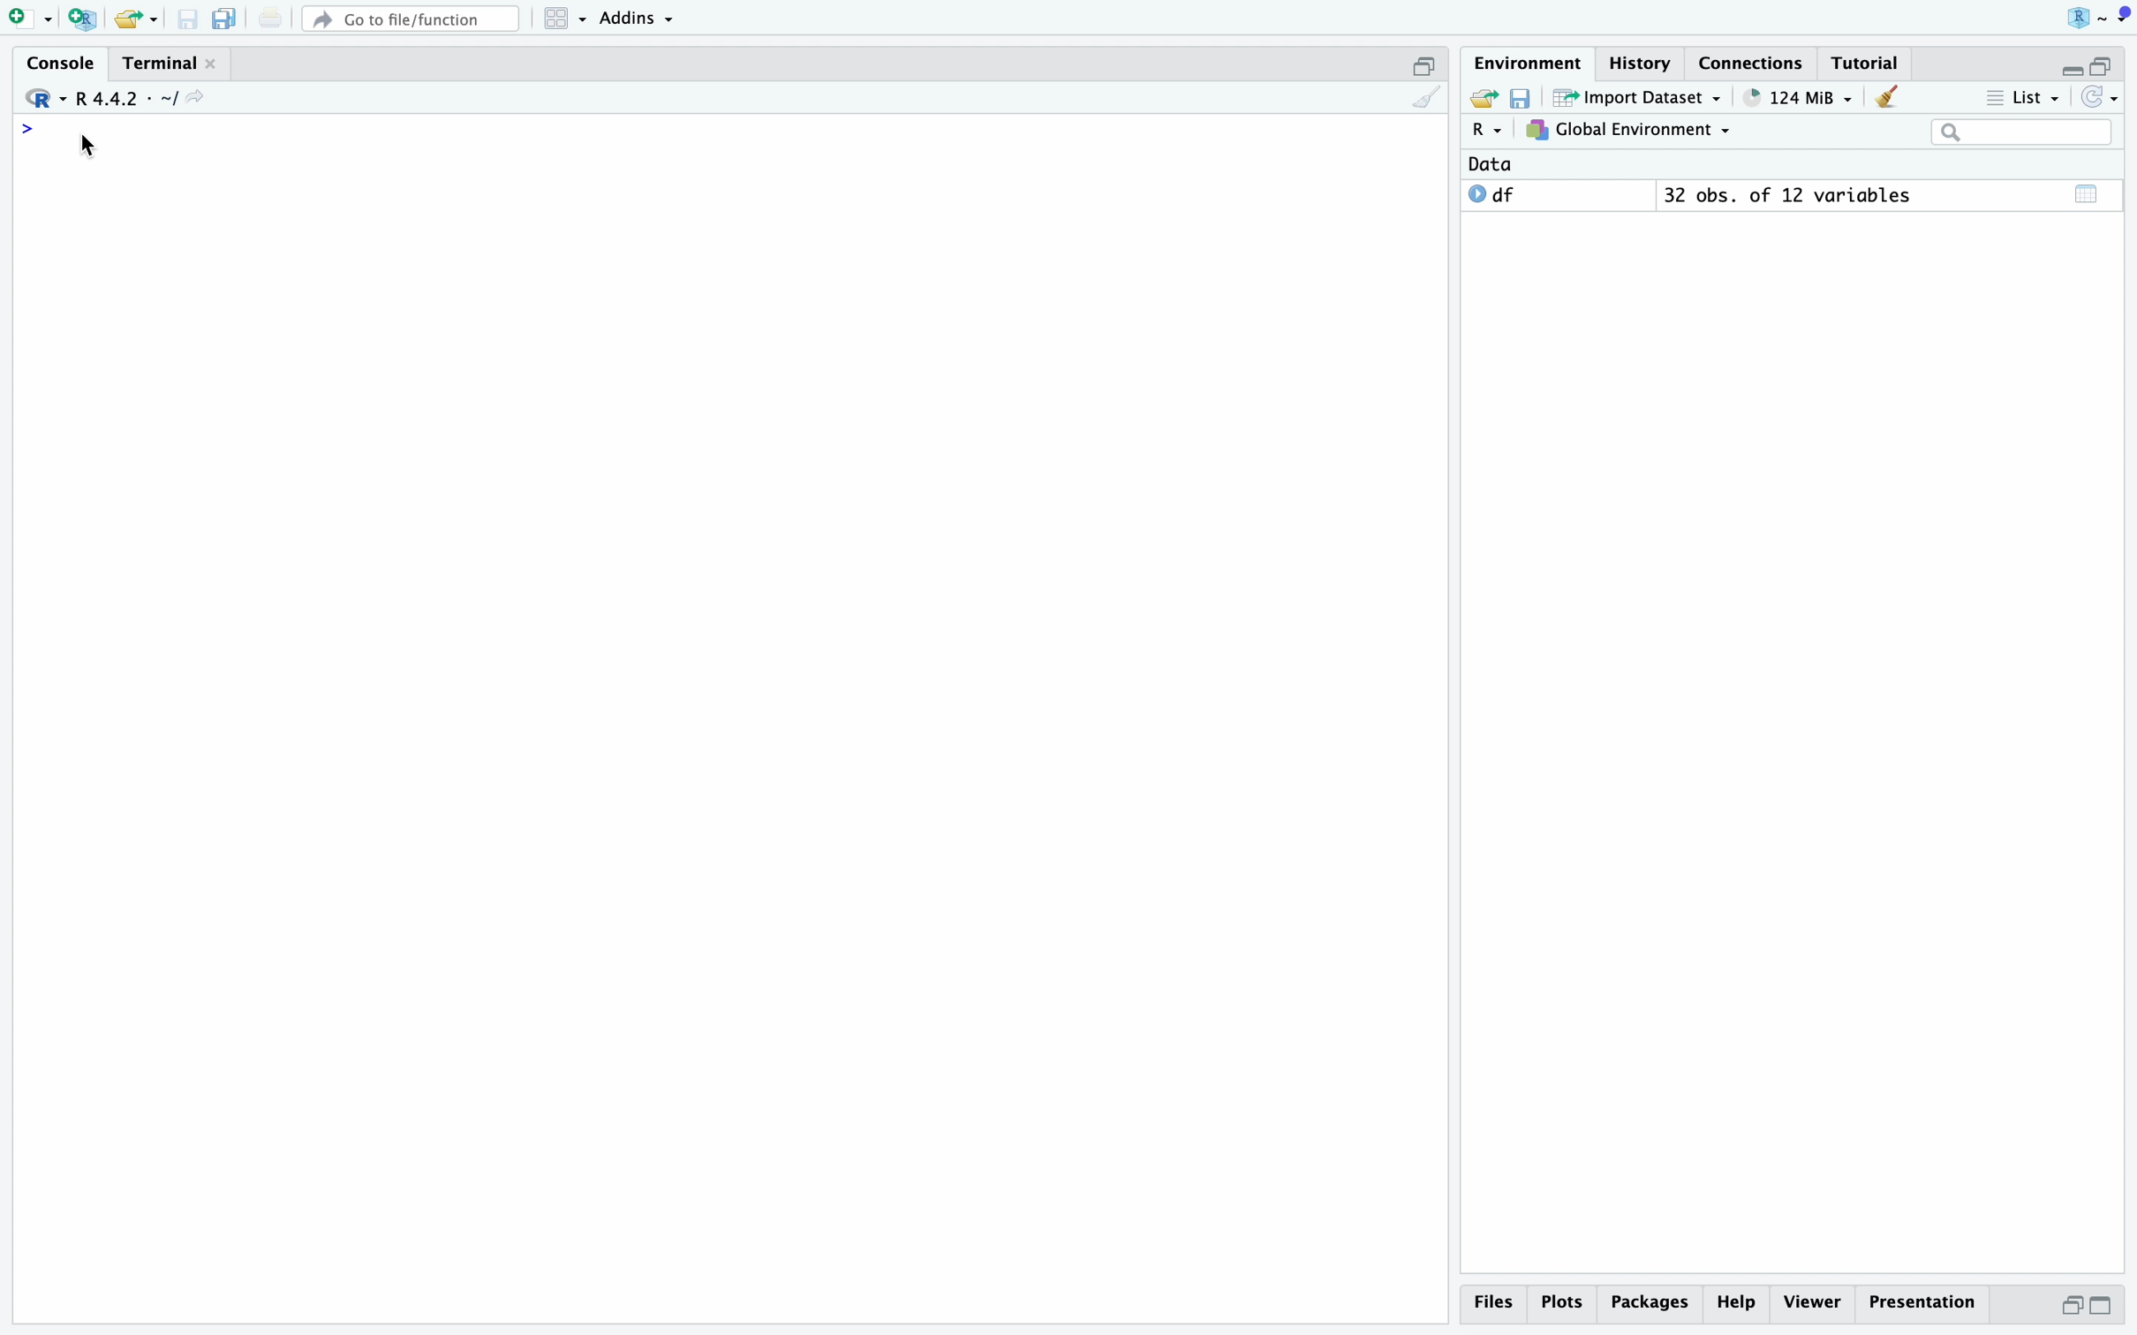  What do you see at coordinates (1565, 1303) in the screenshot?
I see `plots` at bounding box center [1565, 1303].